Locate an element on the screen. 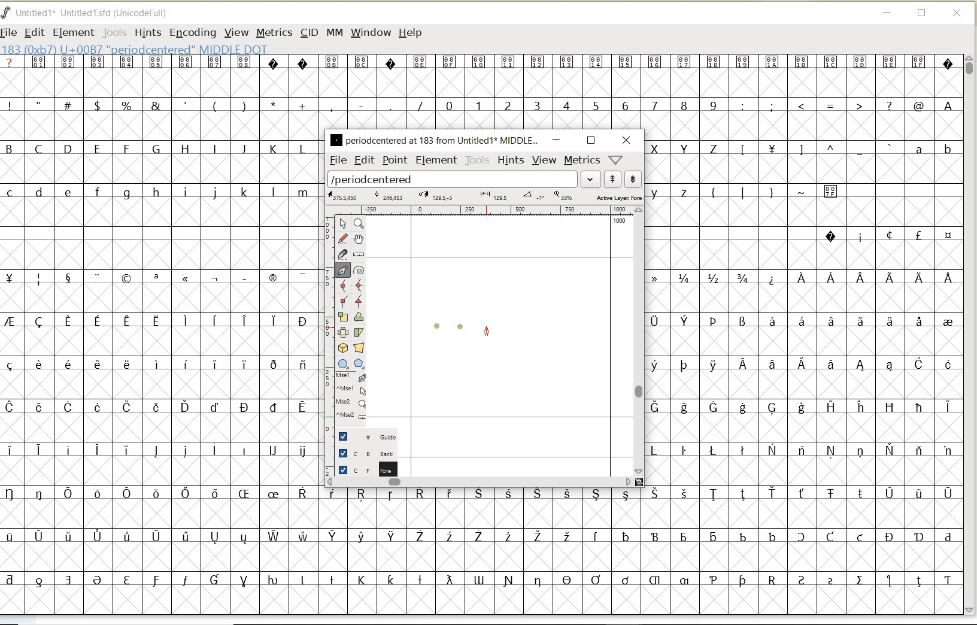  lowercase letters is located at coordinates (933, 151).